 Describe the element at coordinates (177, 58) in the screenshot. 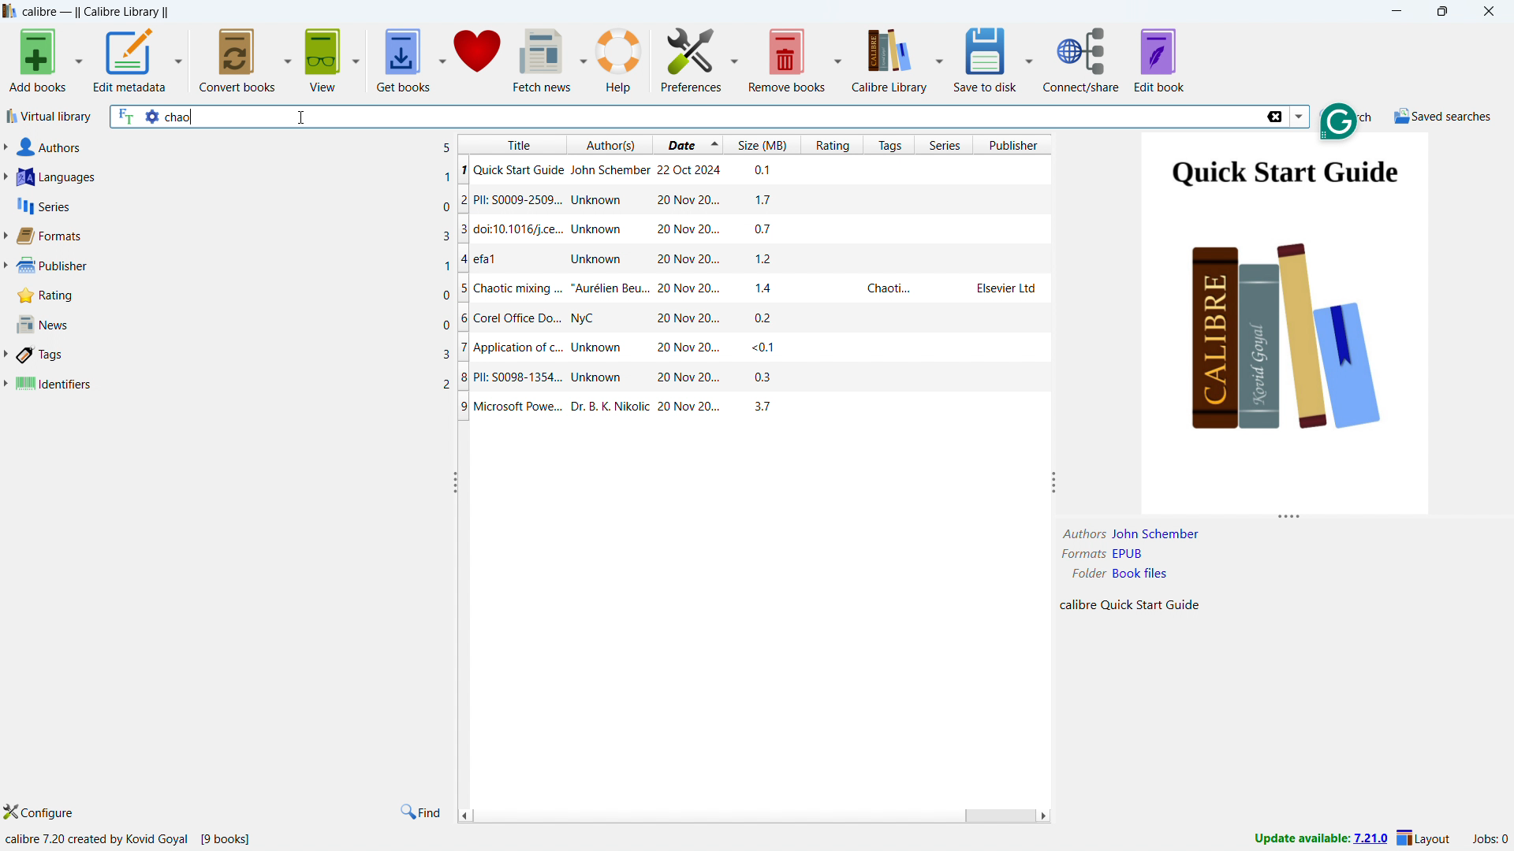

I see `edit metadata options` at that location.